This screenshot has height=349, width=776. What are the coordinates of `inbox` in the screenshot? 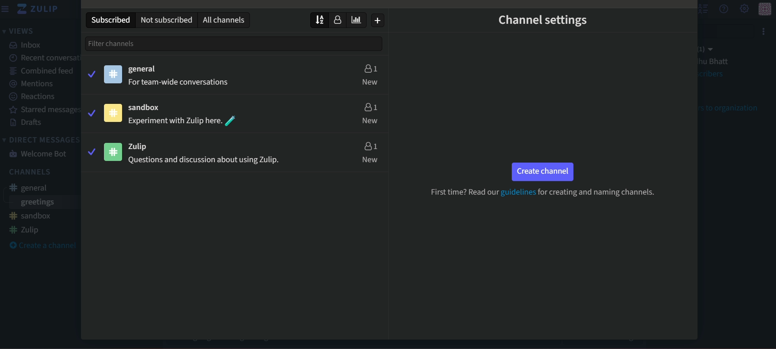 It's located at (26, 46).